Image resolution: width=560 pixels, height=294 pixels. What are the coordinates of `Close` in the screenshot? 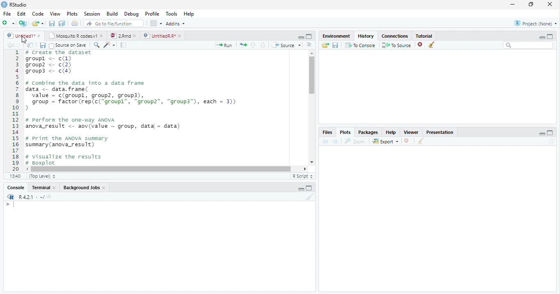 It's located at (549, 5).